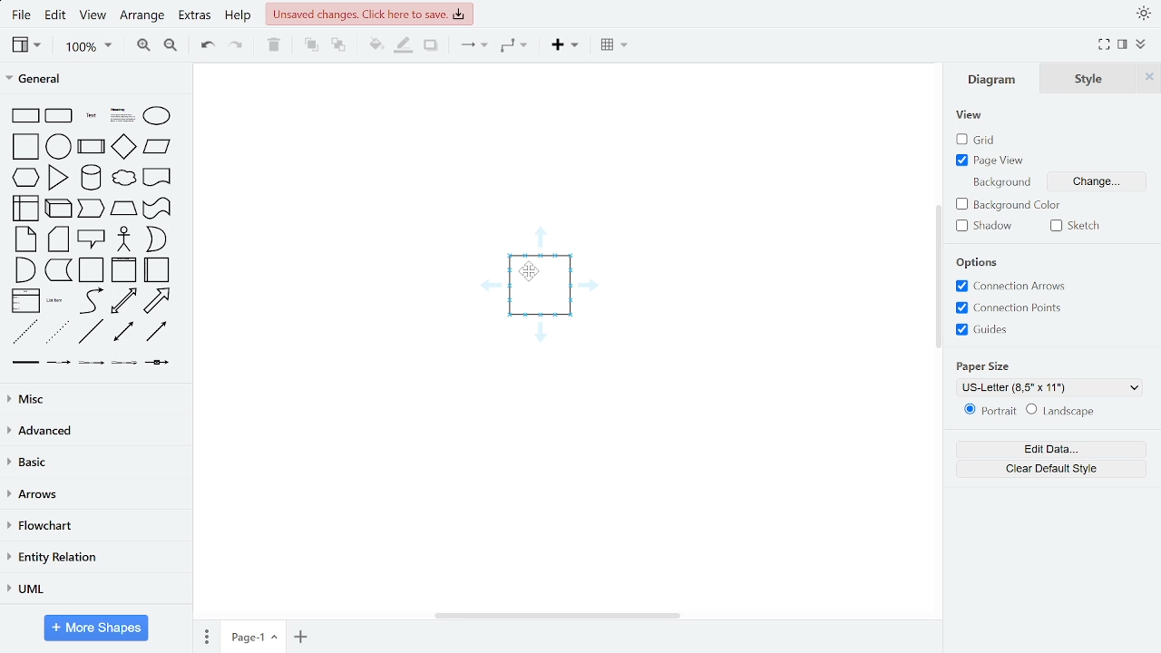  Describe the element at coordinates (989, 227) in the screenshot. I see `shadow` at that location.